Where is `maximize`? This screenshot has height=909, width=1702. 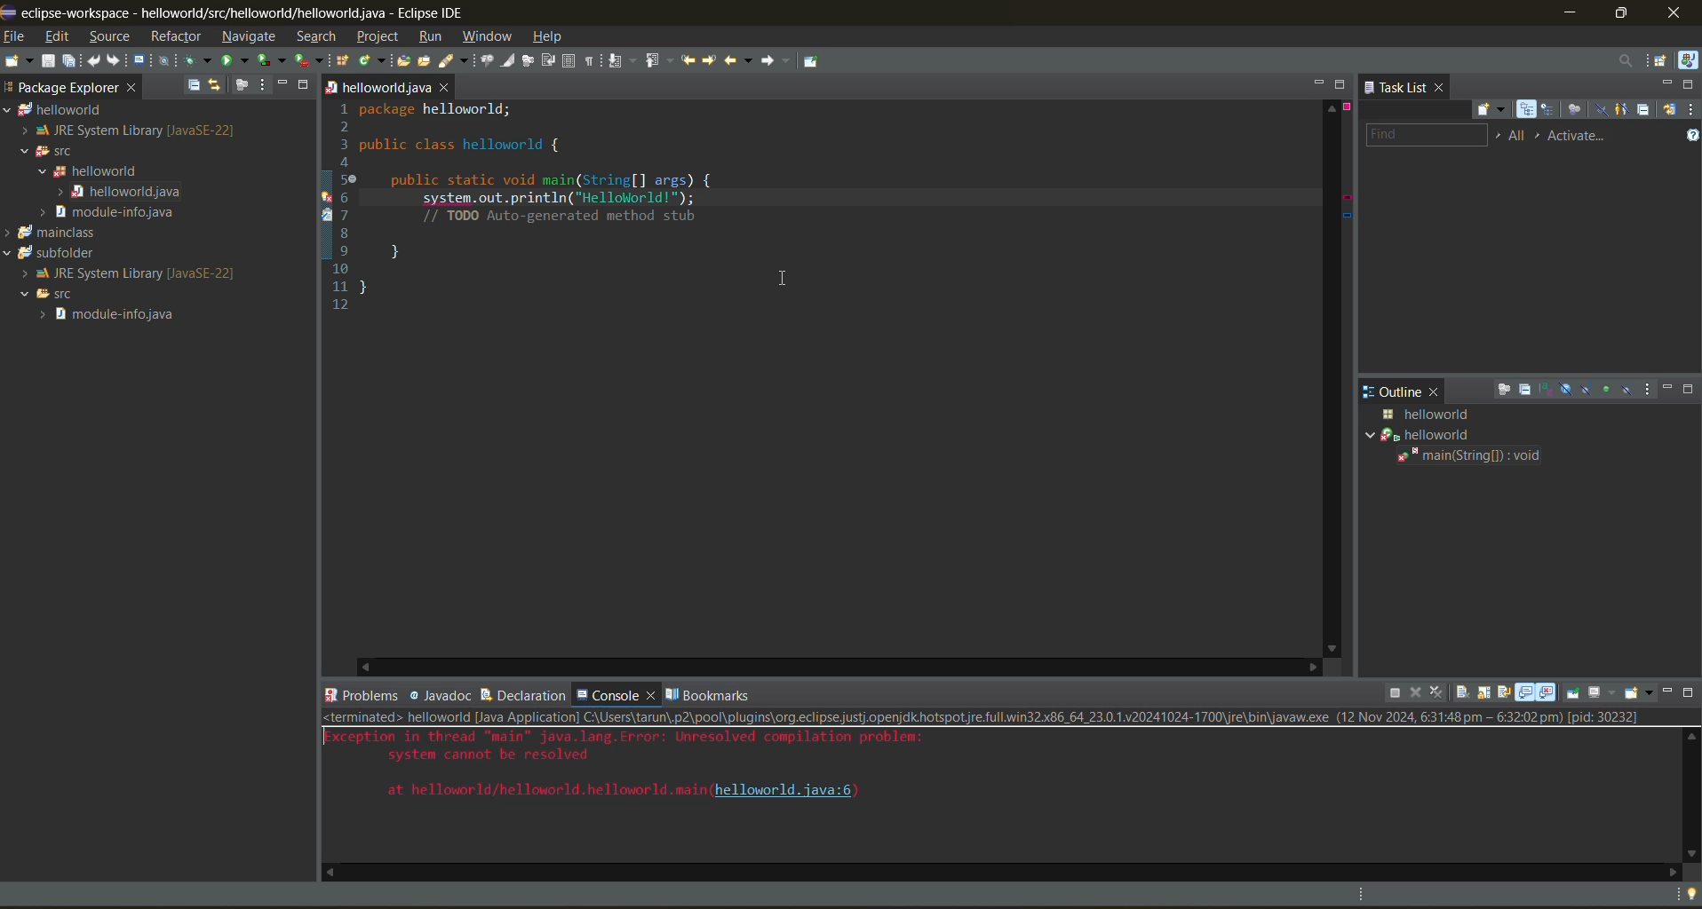 maximize is located at coordinates (1342, 84).